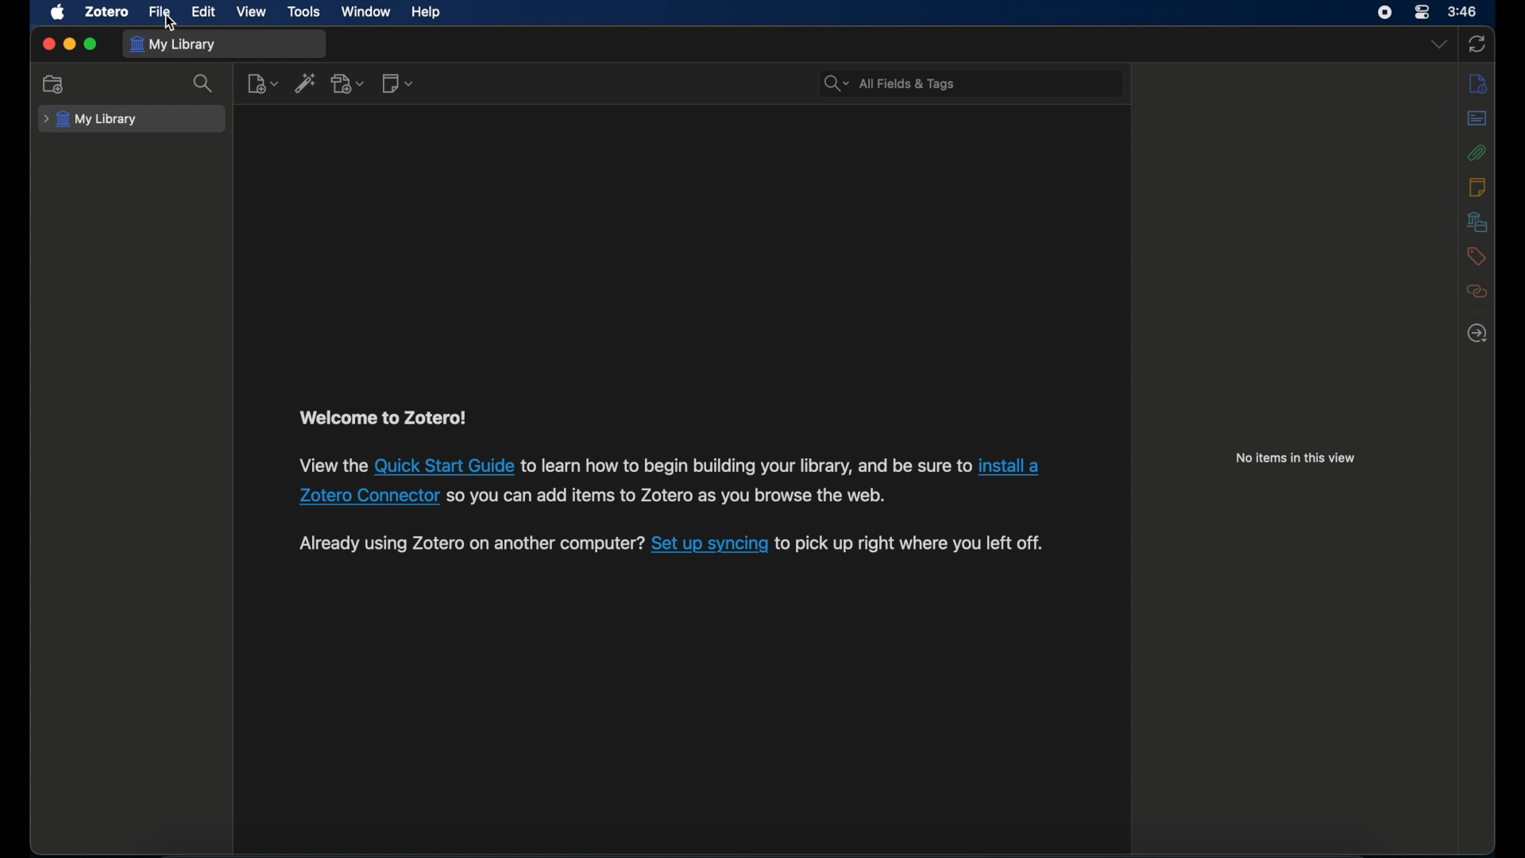 The width and height of the screenshot is (1525, 858). Describe the element at coordinates (203, 13) in the screenshot. I see `edit` at that location.